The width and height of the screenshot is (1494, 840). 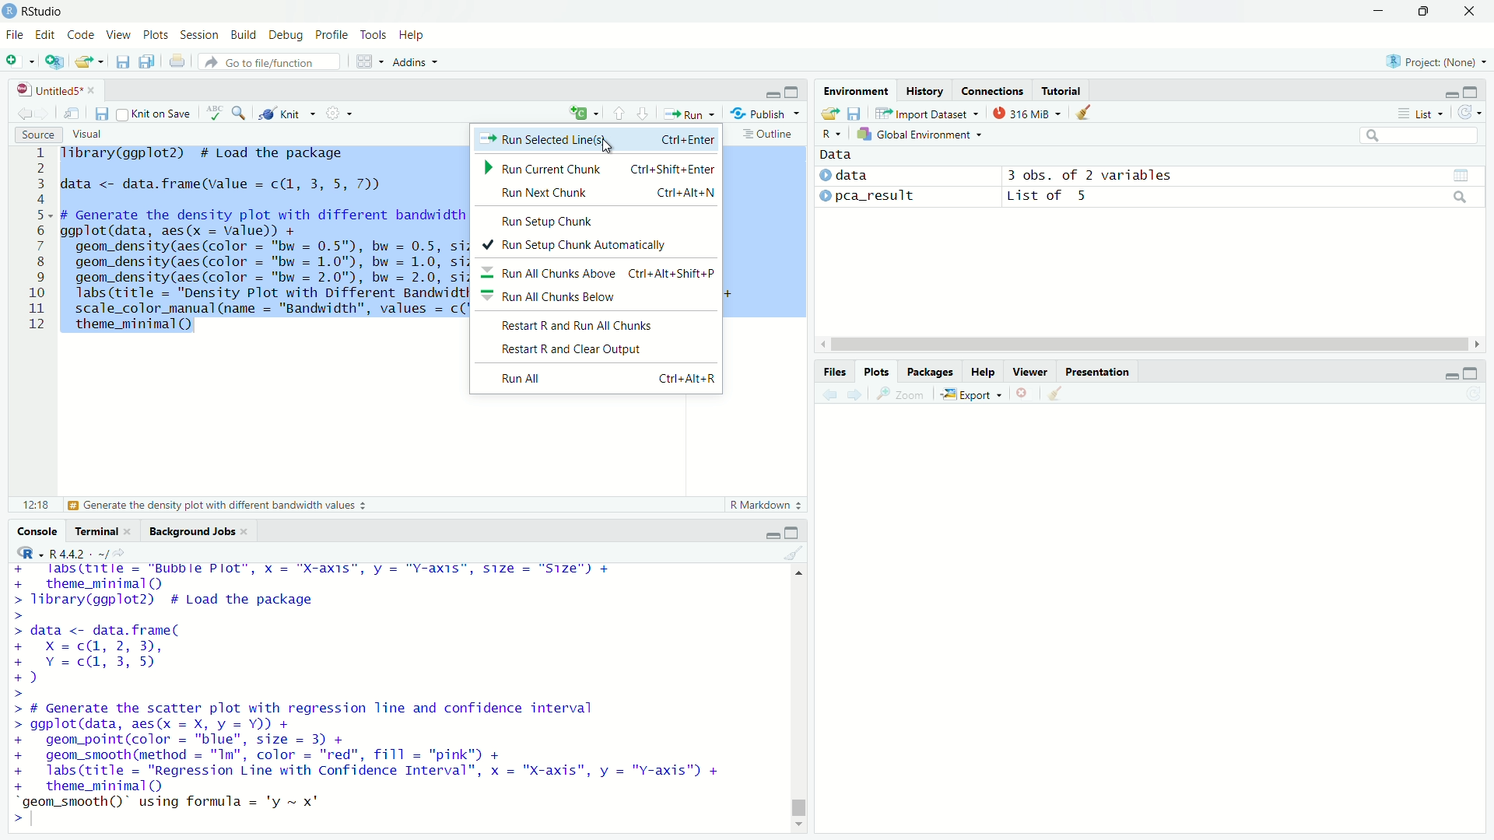 What do you see at coordinates (1474, 394) in the screenshot?
I see `Refresh current plot` at bounding box center [1474, 394].